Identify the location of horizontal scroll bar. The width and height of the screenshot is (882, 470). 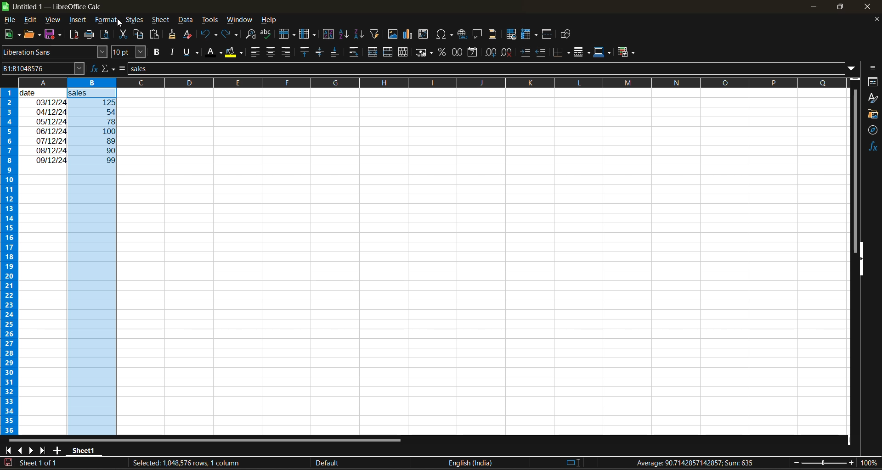
(208, 439).